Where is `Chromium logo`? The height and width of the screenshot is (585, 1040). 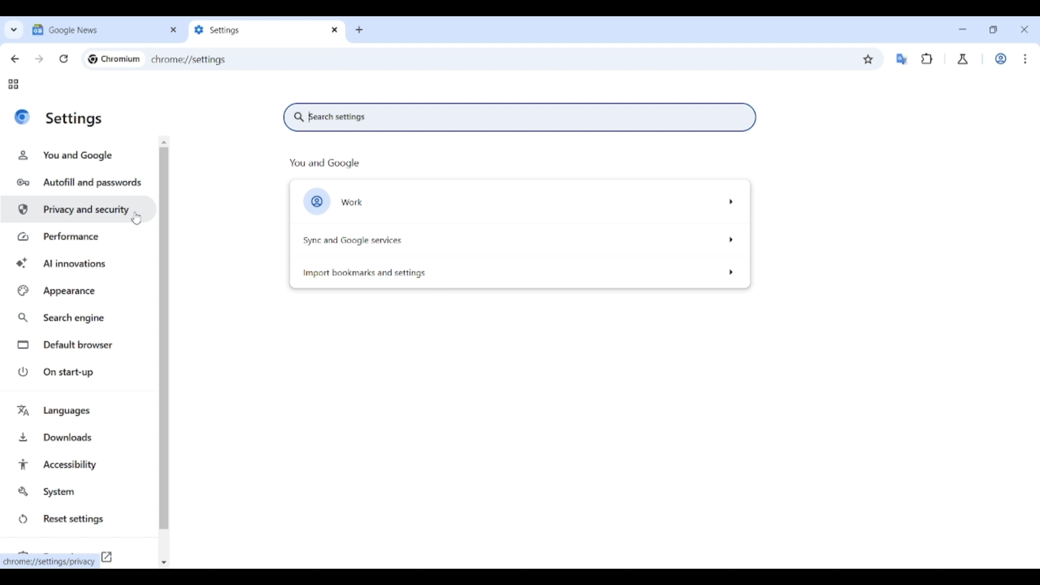 Chromium logo is located at coordinates (93, 59).